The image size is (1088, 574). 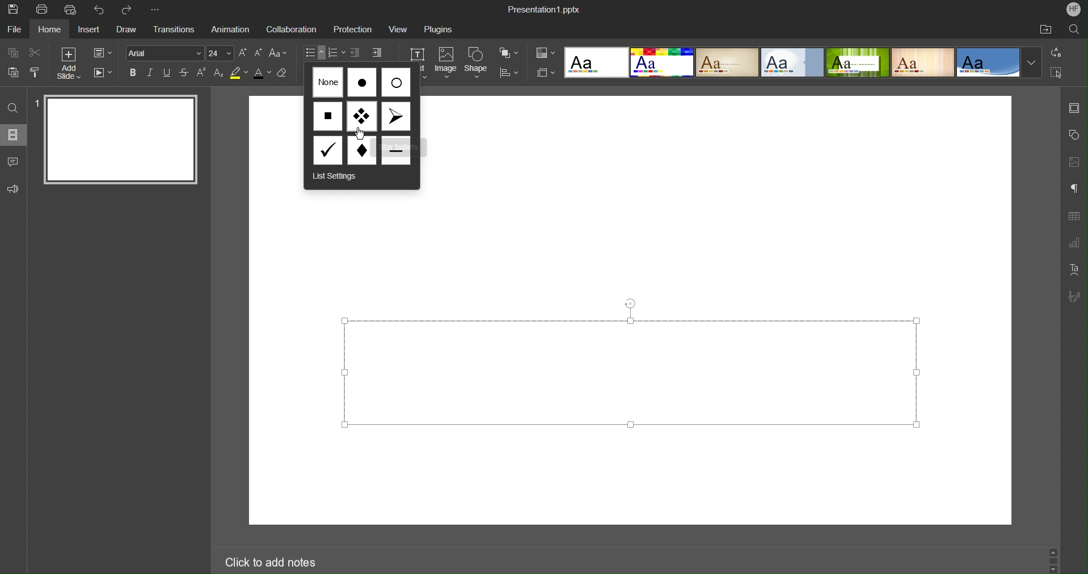 I want to click on Paragraph Settings, so click(x=1073, y=189).